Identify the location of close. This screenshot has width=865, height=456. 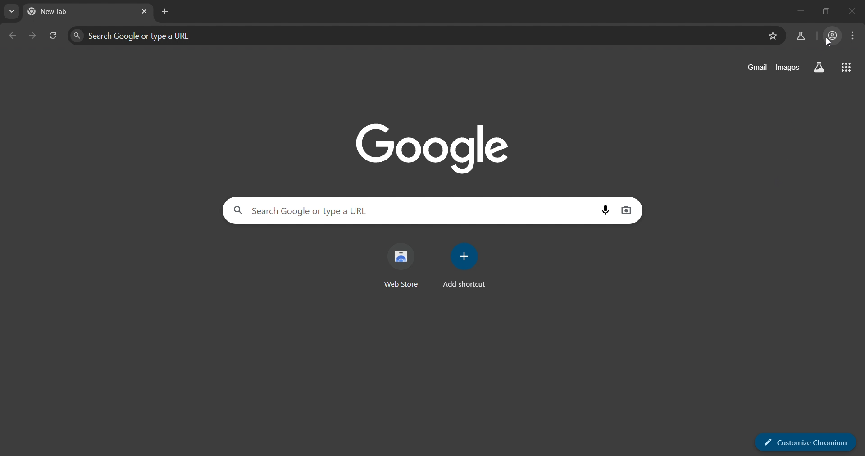
(855, 11).